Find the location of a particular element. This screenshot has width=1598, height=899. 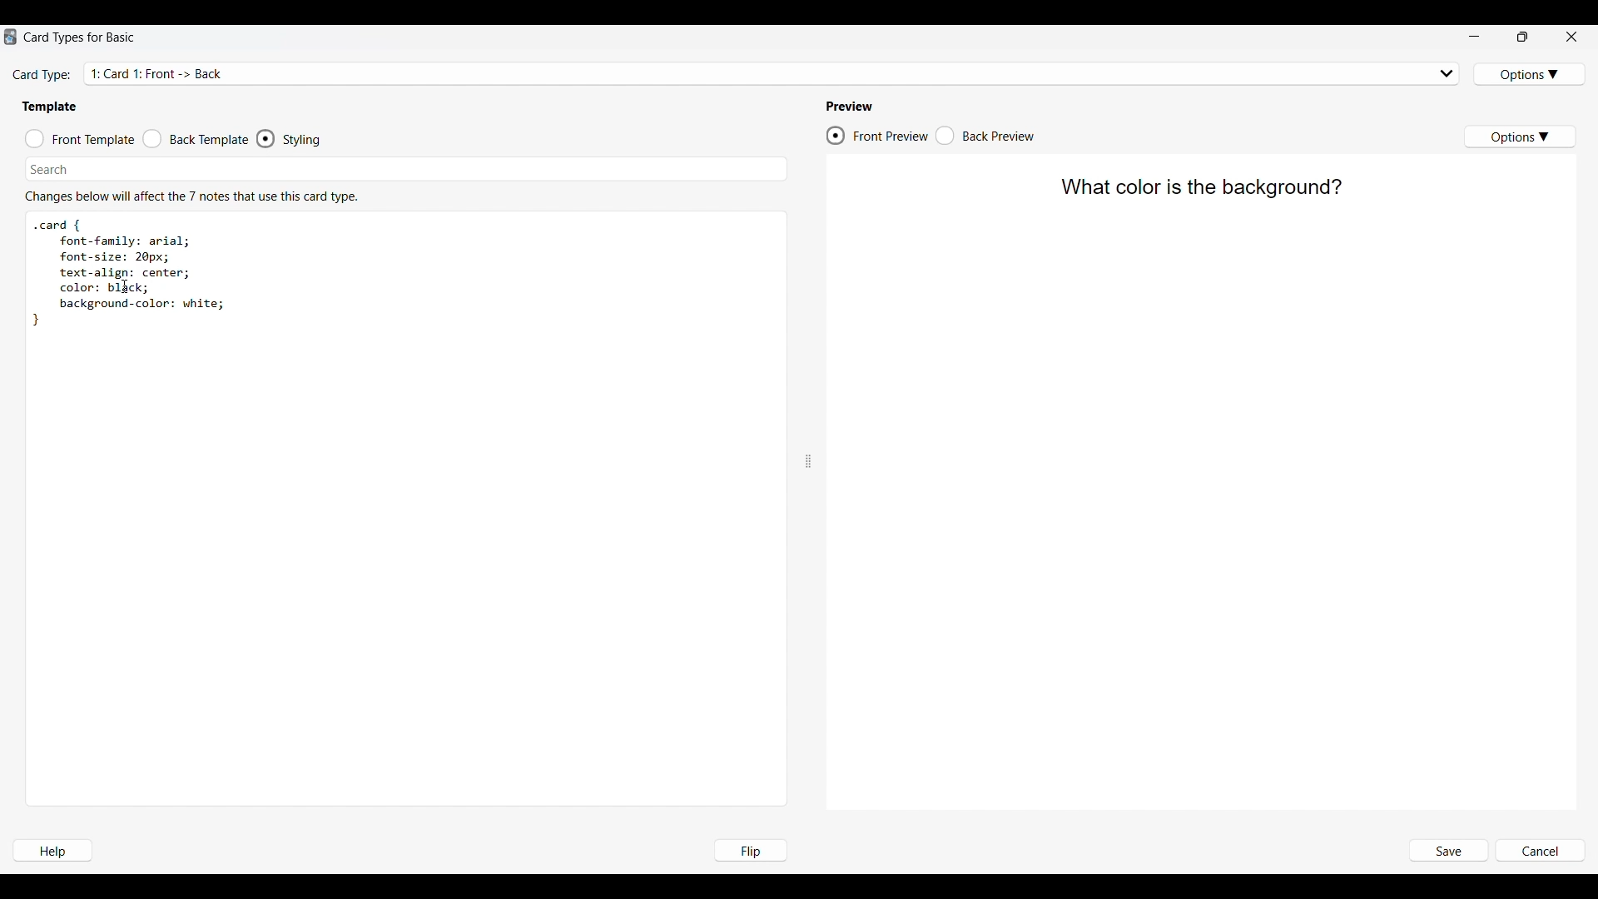

Software logo is located at coordinates (10, 37).